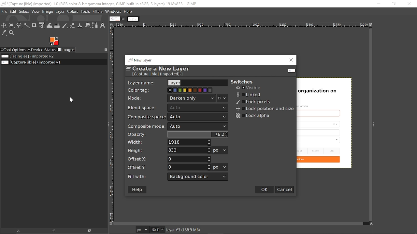  Describe the element at coordinates (105, 49) in the screenshot. I see `Configure this tab` at that location.